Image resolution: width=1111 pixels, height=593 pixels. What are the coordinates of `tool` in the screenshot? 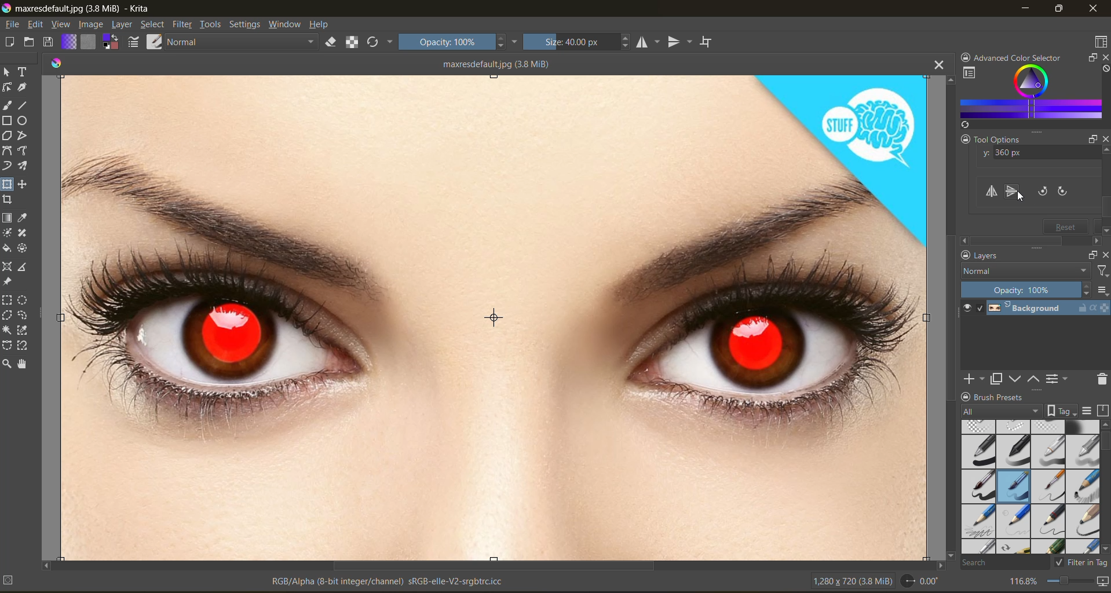 It's located at (24, 299).